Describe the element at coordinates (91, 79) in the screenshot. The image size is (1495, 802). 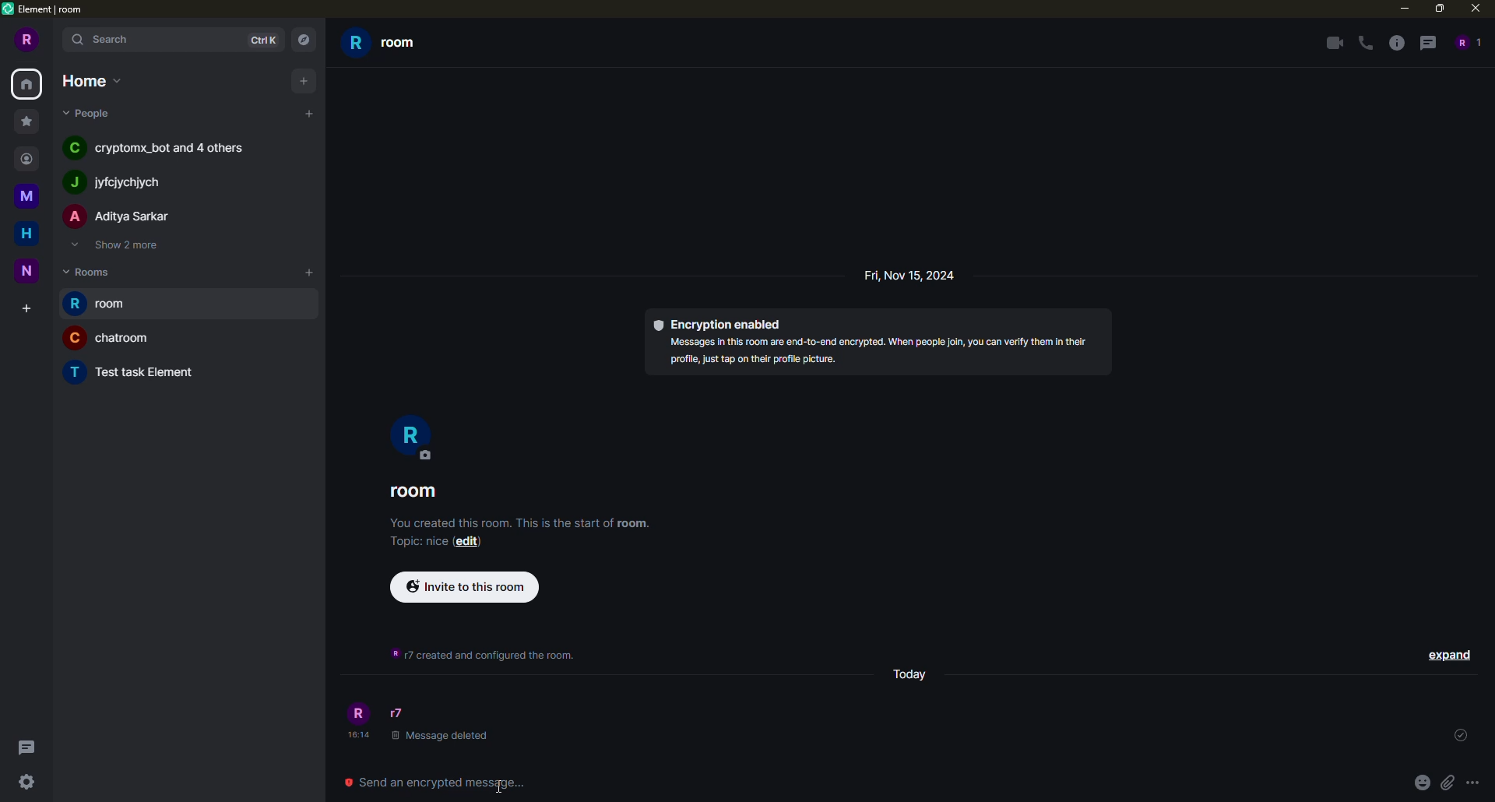
I see `home` at that location.